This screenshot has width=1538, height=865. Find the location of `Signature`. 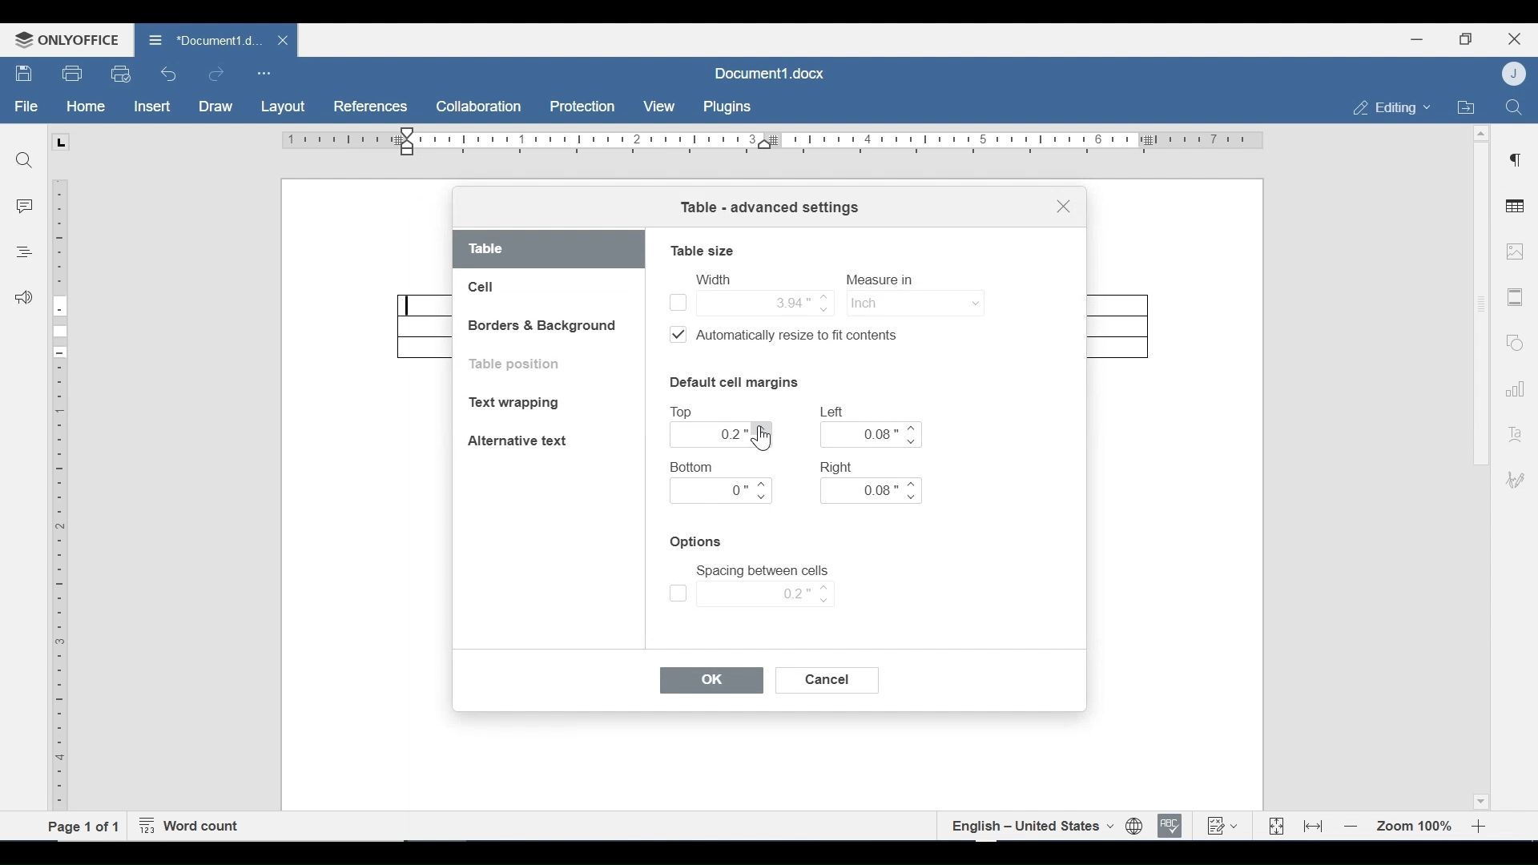

Signature is located at coordinates (1512, 481).